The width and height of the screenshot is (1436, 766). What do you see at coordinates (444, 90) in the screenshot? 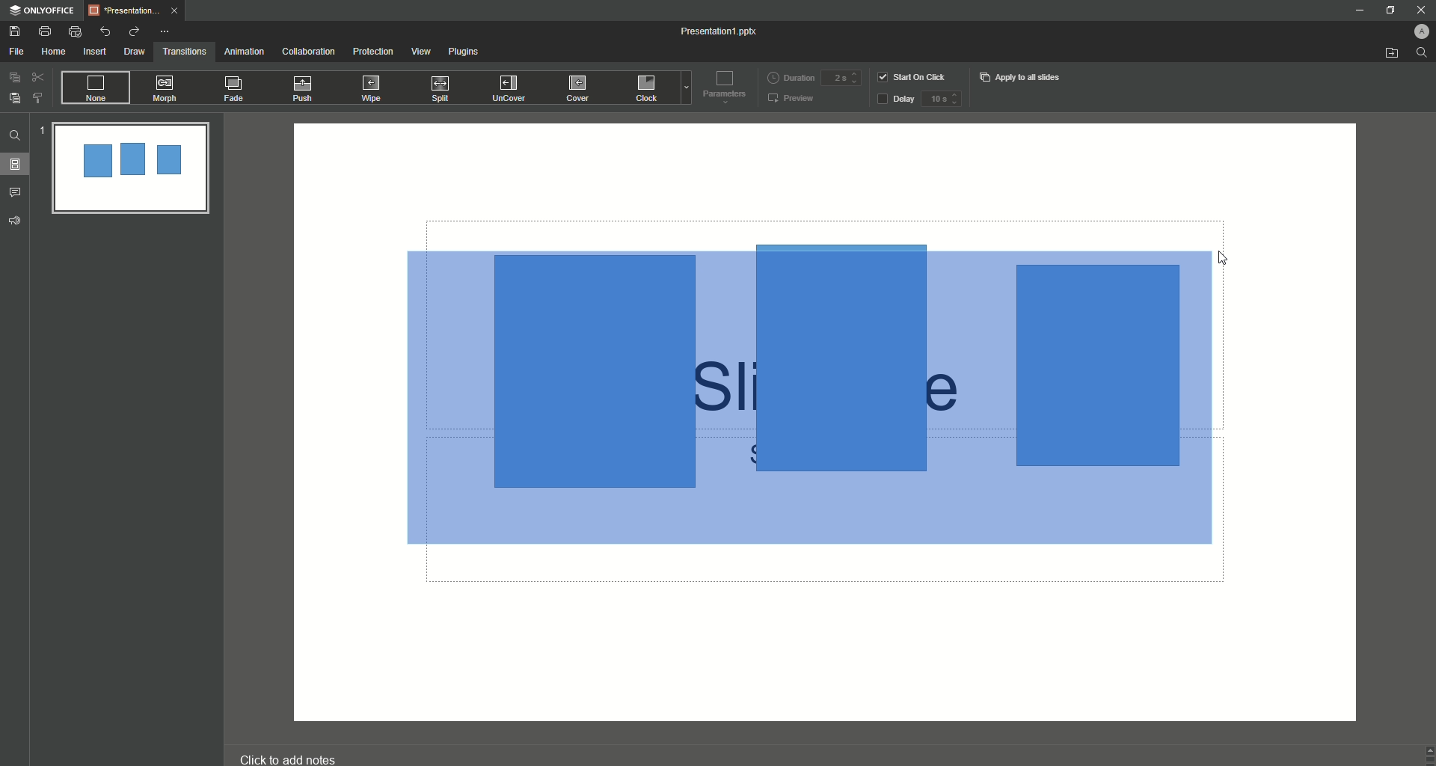
I see `Split` at bounding box center [444, 90].